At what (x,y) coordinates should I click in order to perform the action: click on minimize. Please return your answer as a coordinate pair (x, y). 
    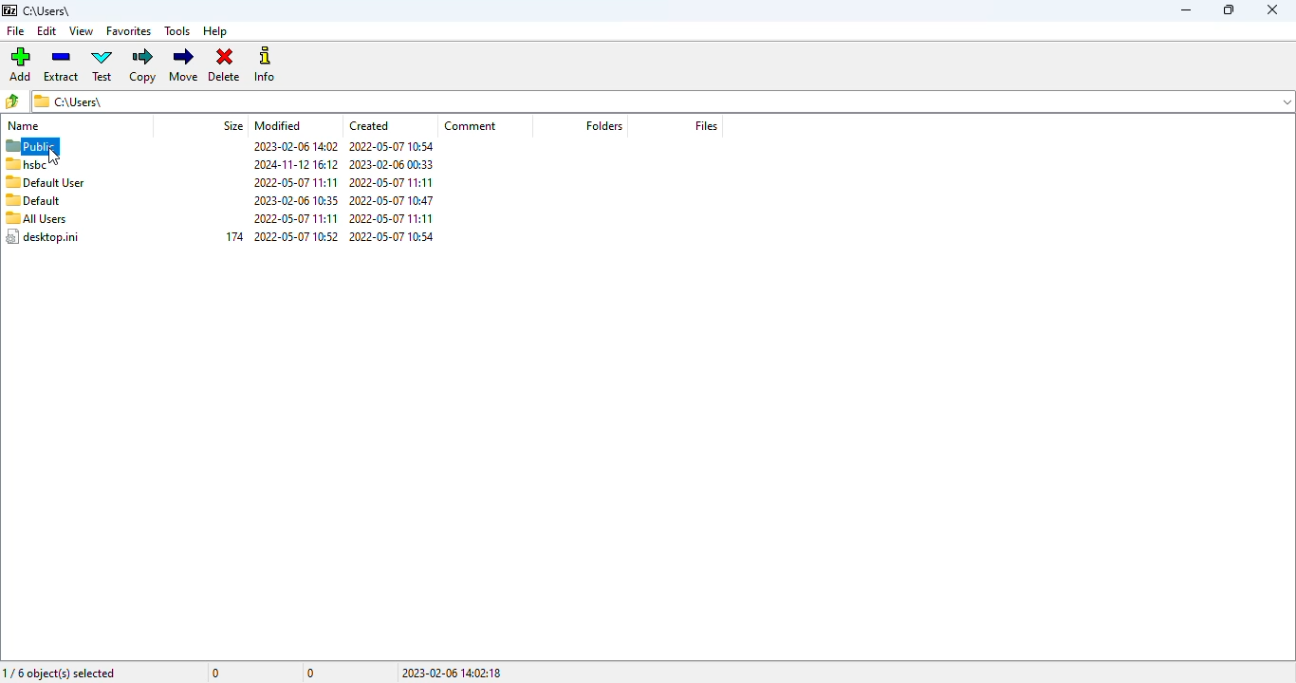
    Looking at the image, I should click on (1187, 10).